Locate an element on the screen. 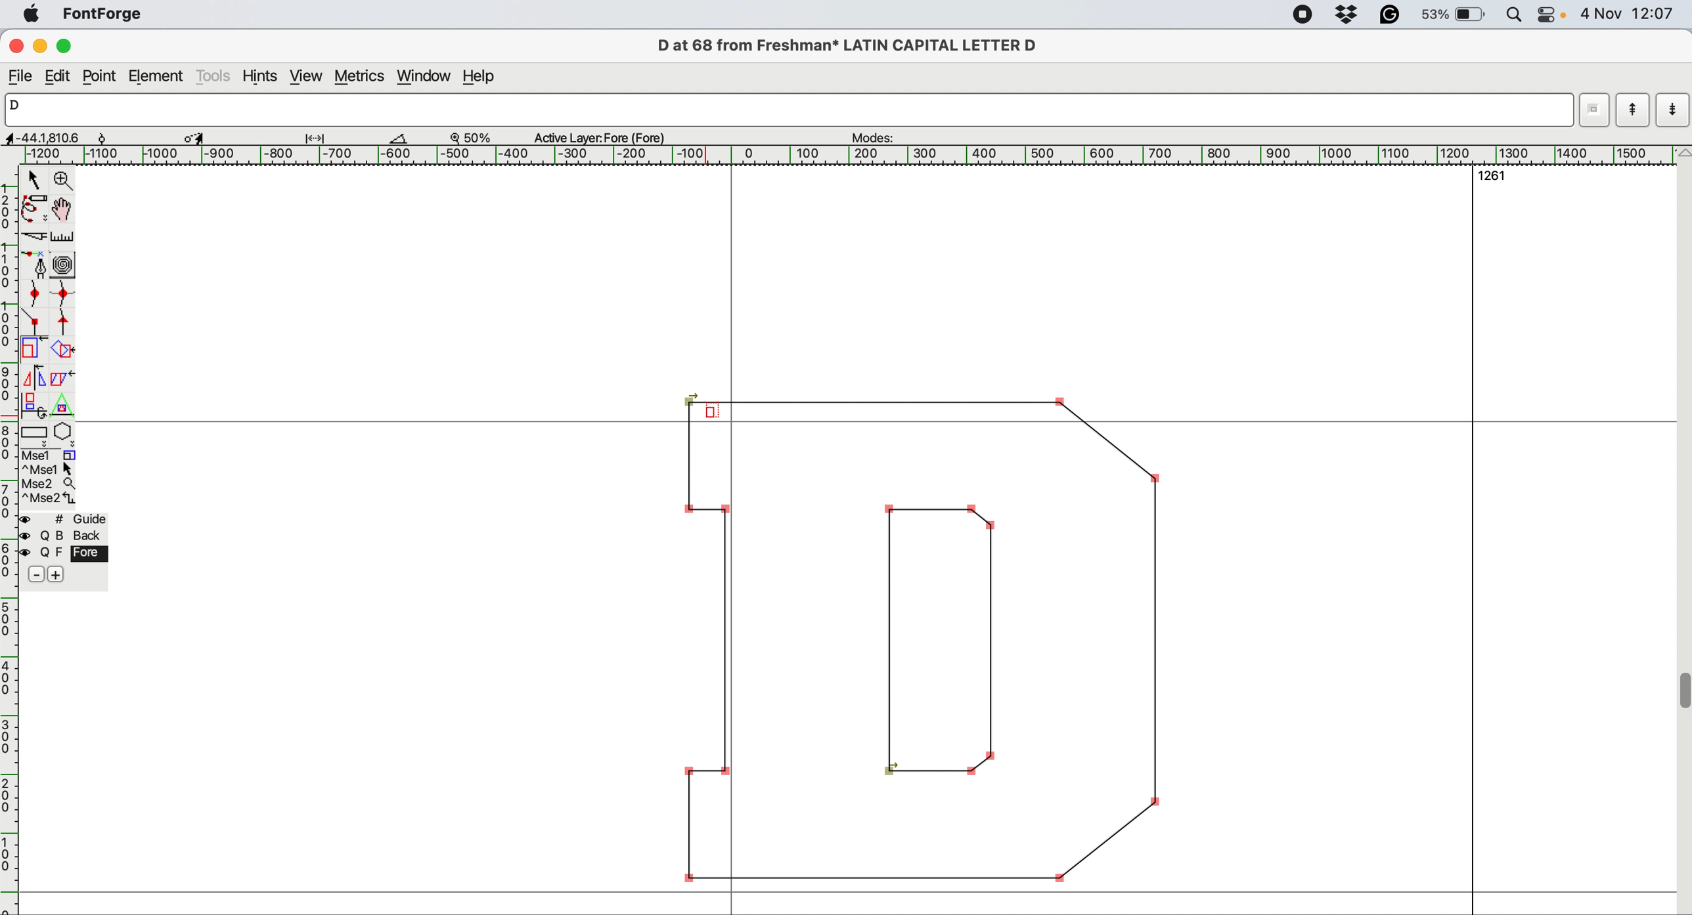  rotate selection in 3d is located at coordinates (32, 405).